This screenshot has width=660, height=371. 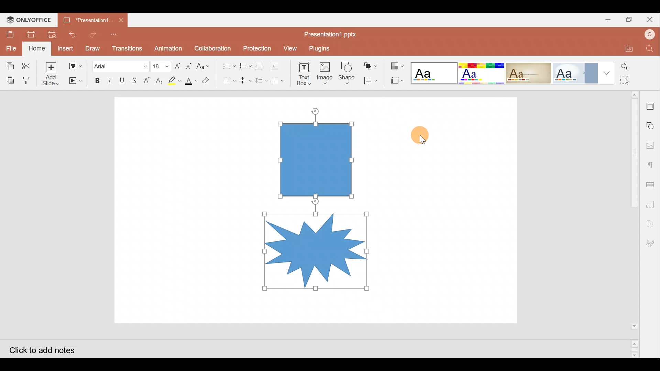 What do you see at coordinates (651, 225) in the screenshot?
I see `Text Art settings` at bounding box center [651, 225].